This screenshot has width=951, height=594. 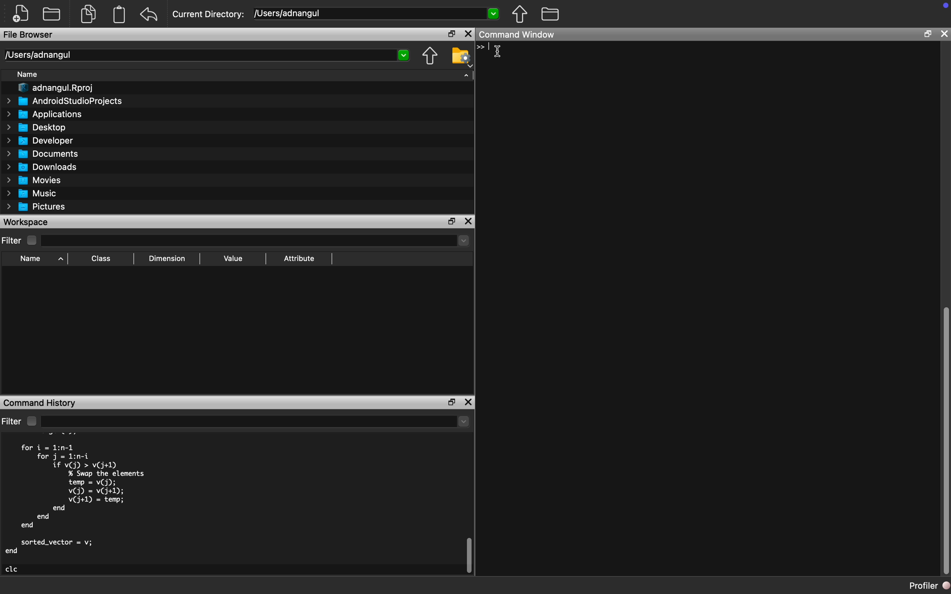 What do you see at coordinates (37, 128) in the screenshot?
I see `Desktop` at bounding box center [37, 128].